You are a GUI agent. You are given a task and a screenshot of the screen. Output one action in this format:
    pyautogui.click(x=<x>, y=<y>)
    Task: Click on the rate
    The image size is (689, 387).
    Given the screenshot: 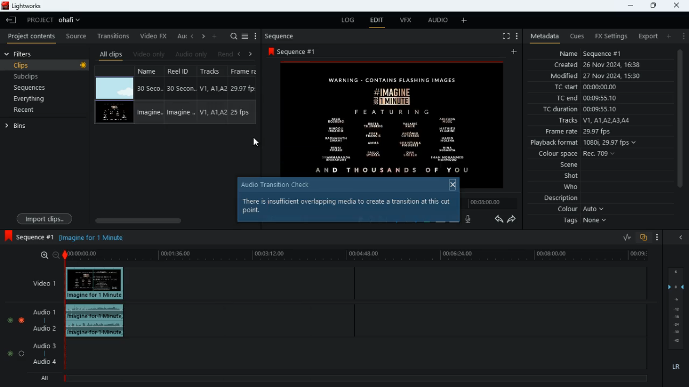 What is the action you would take?
    pyautogui.click(x=623, y=238)
    